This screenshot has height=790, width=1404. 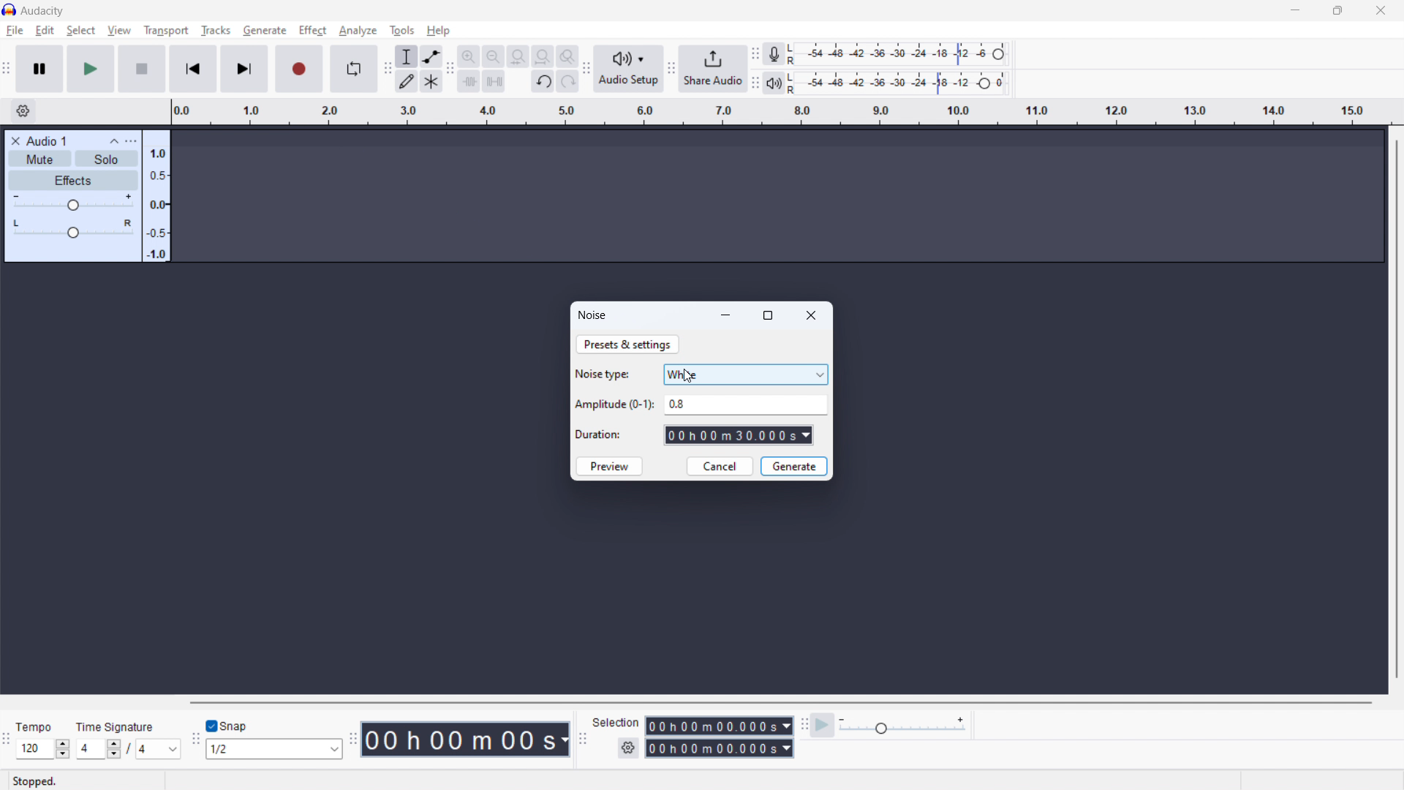 I want to click on select, so click(x=81, y=31).